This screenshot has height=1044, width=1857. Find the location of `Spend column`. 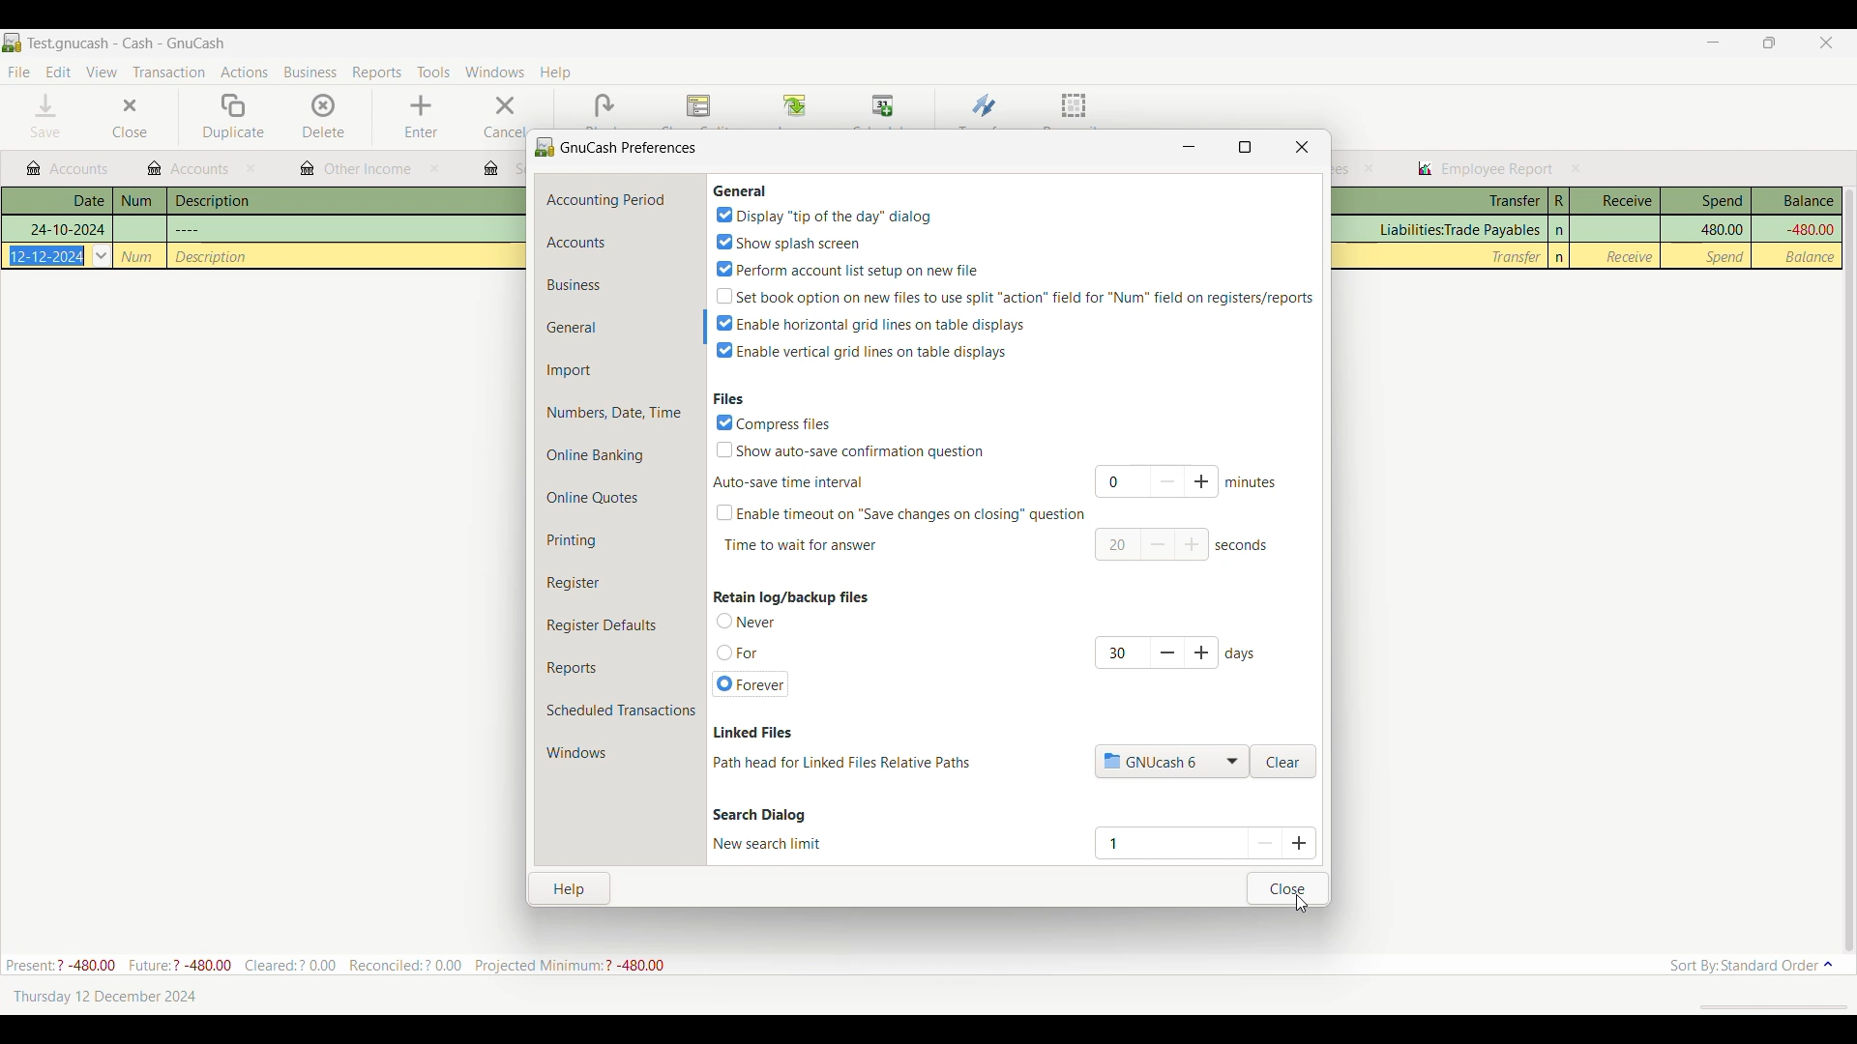

Spend column is located at coordinates (1721, 228).